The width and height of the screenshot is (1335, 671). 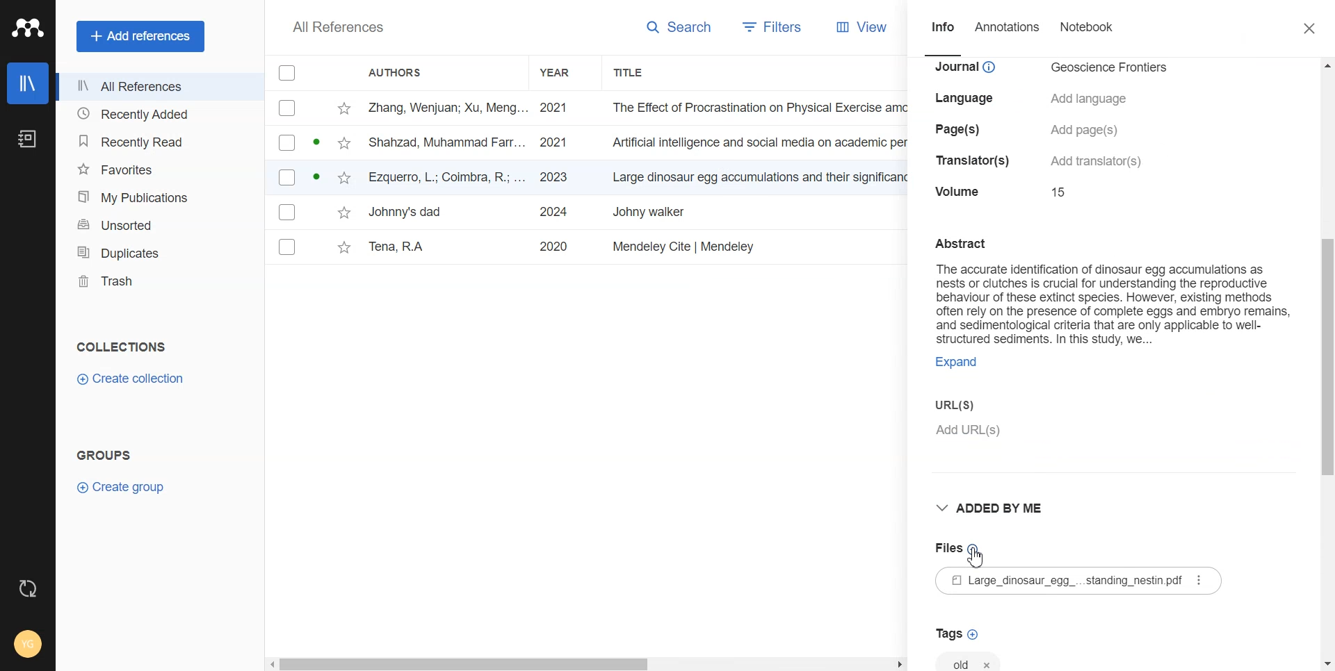 What do you see at coordinates (140, 36) in the screenshot?
I see `Add references` at bounding box center [140, 36].